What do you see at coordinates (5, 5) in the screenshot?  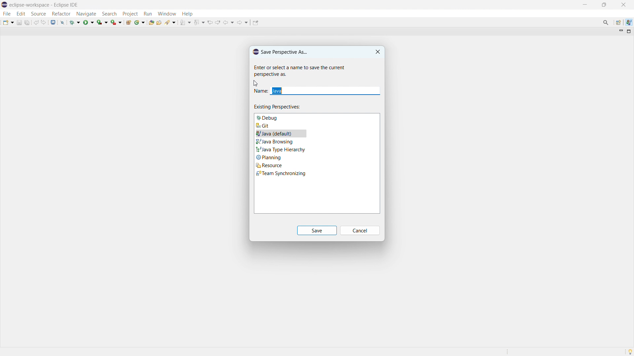 I see `logo` at bounding box center [5, 5].